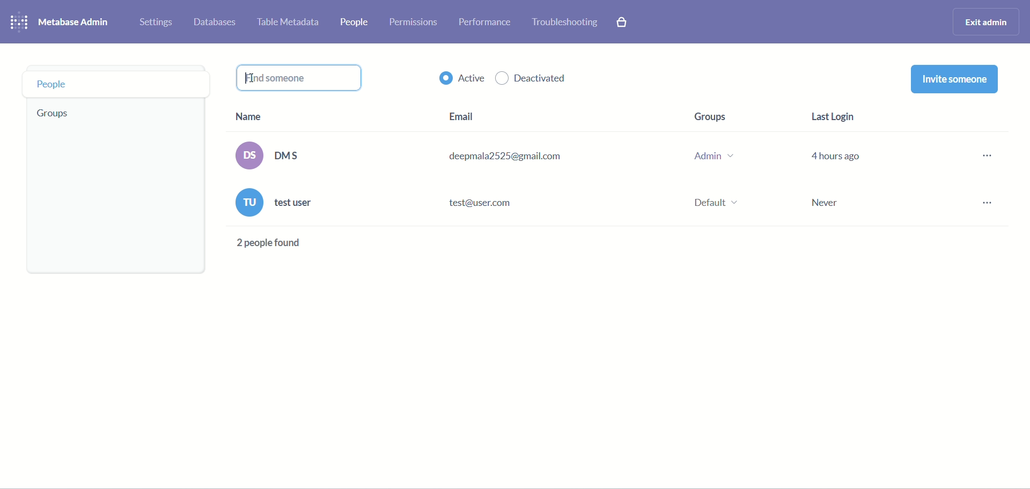  Describe the element at coordinates (533, 81) in the screenshot. I see `deactivated` at that location.